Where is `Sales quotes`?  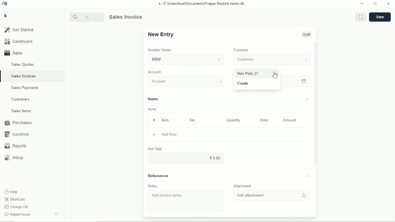
Sales quotes is located at coordinates (22, 64).